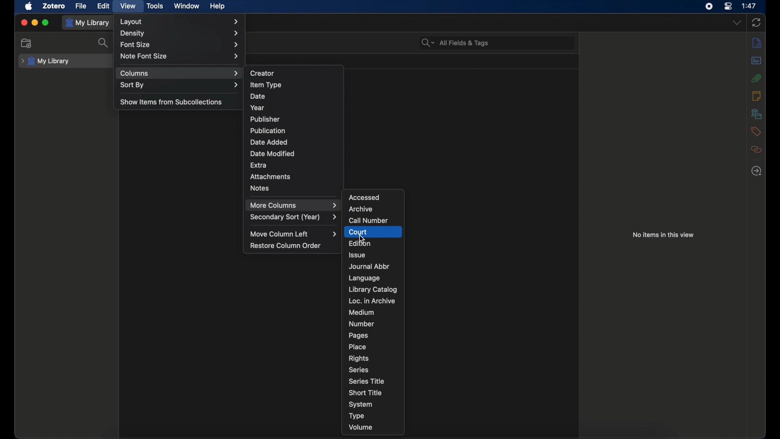 The image size is (780, 439). What do you see at coordinates (46, 22) in the screenshot?
I see `maximize` at bounding box center [46, 22].